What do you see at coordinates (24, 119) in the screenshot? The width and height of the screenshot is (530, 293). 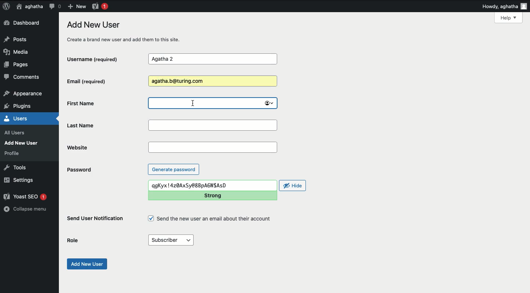 I see `Users` at bounding box center [24, 119].